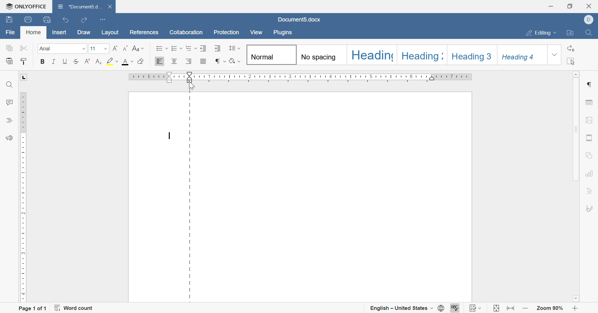  What do you see at coordinates (575, 309) in the screenshot?
I see `zoom in` at bounding box center [575, 309].